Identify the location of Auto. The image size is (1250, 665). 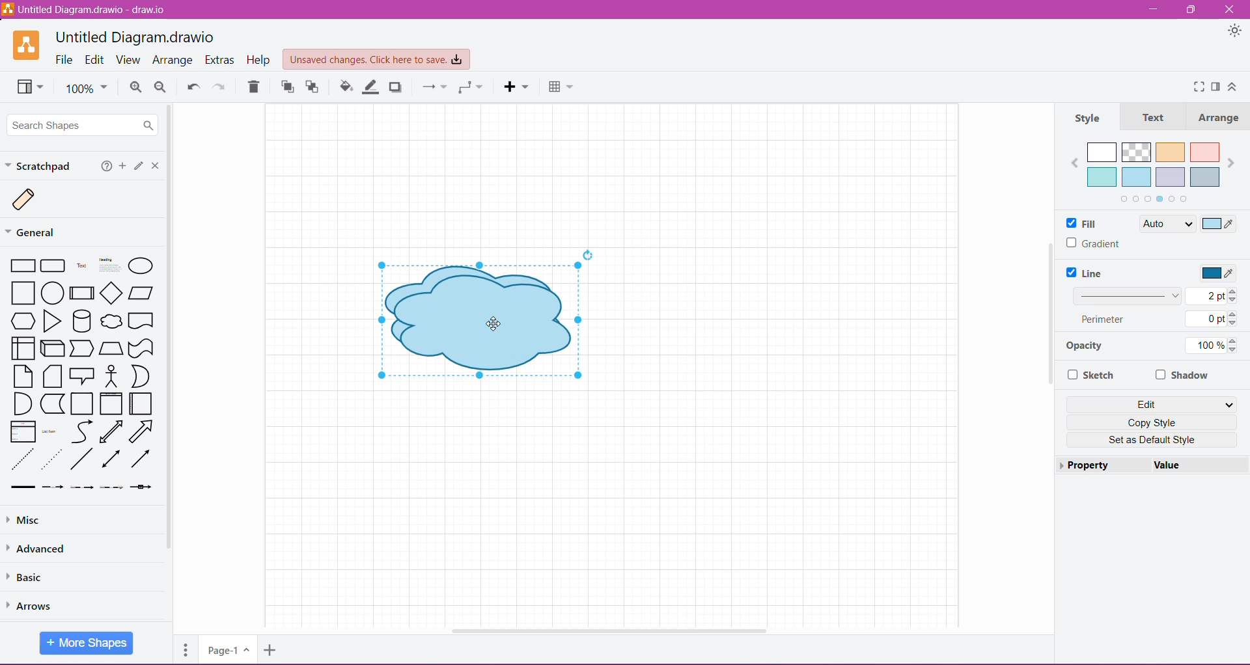
(1167, 224).